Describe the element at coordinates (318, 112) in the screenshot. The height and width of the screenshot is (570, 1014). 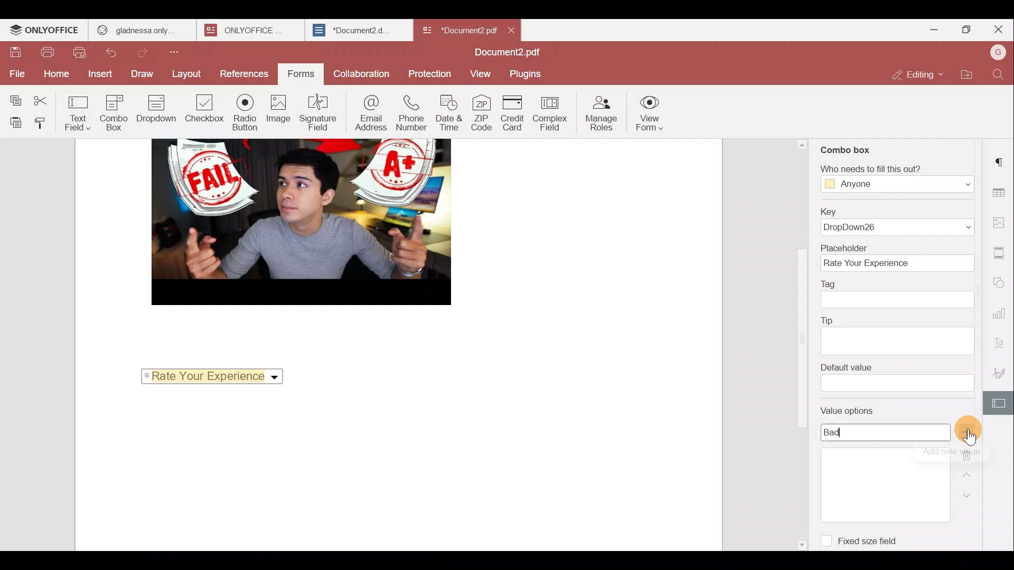
I see `Signature field` at that location.